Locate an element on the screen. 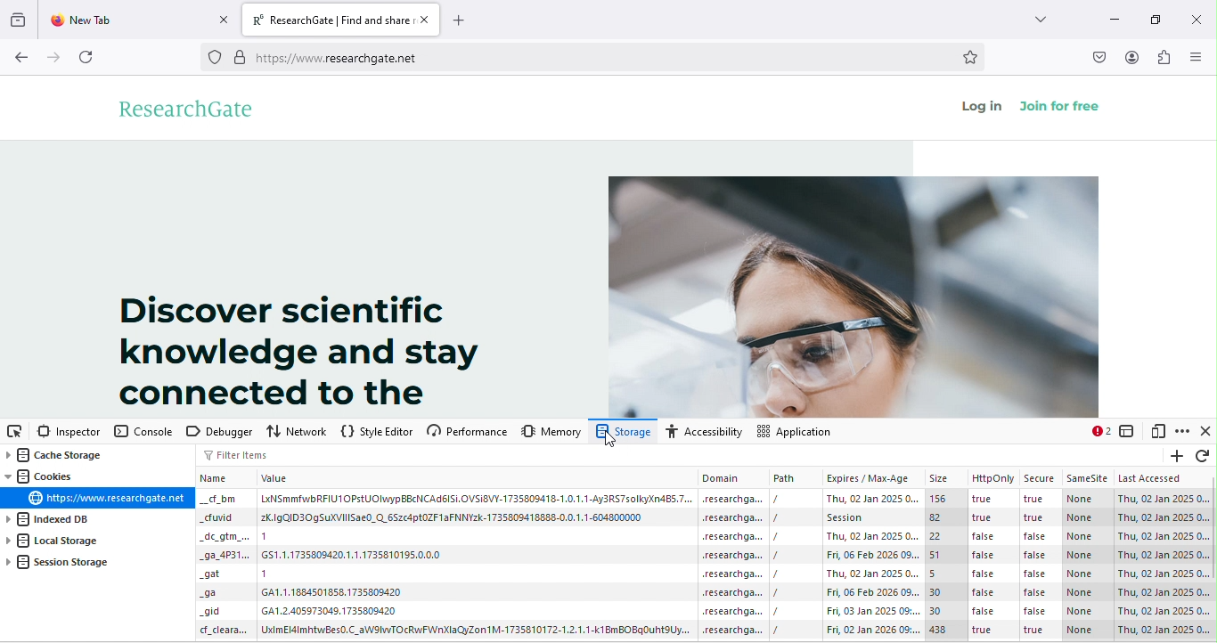 The width and height of the screenshot is (1217, 643). 1 is located at coordinates (268, 537).